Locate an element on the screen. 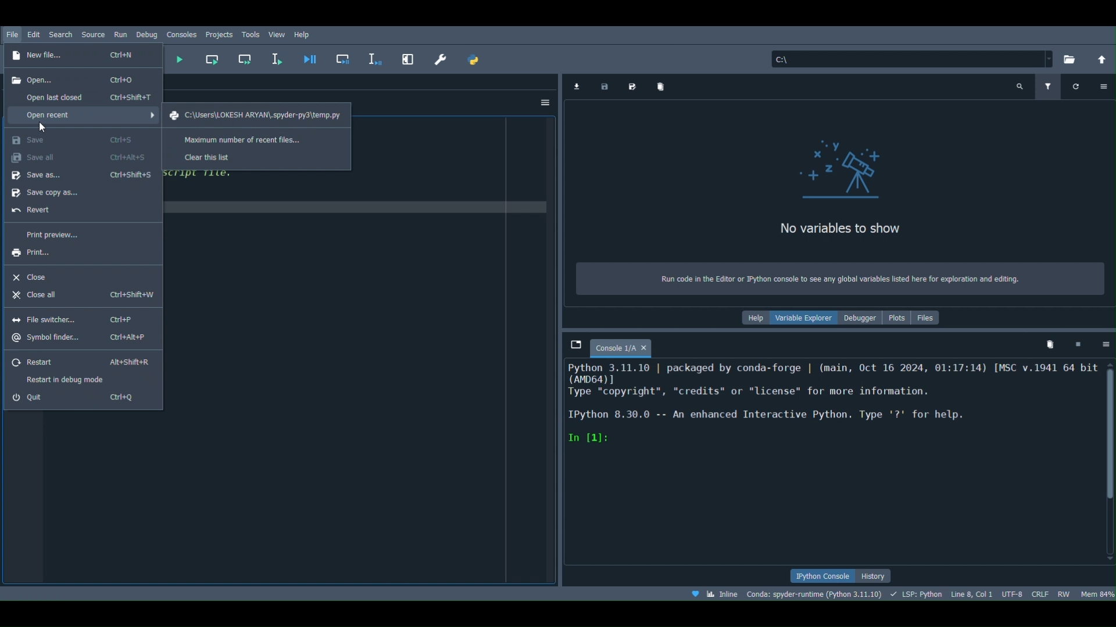 The width and height of the screenshot is (1116, 627). Save as is located at coordinates (78, 175).